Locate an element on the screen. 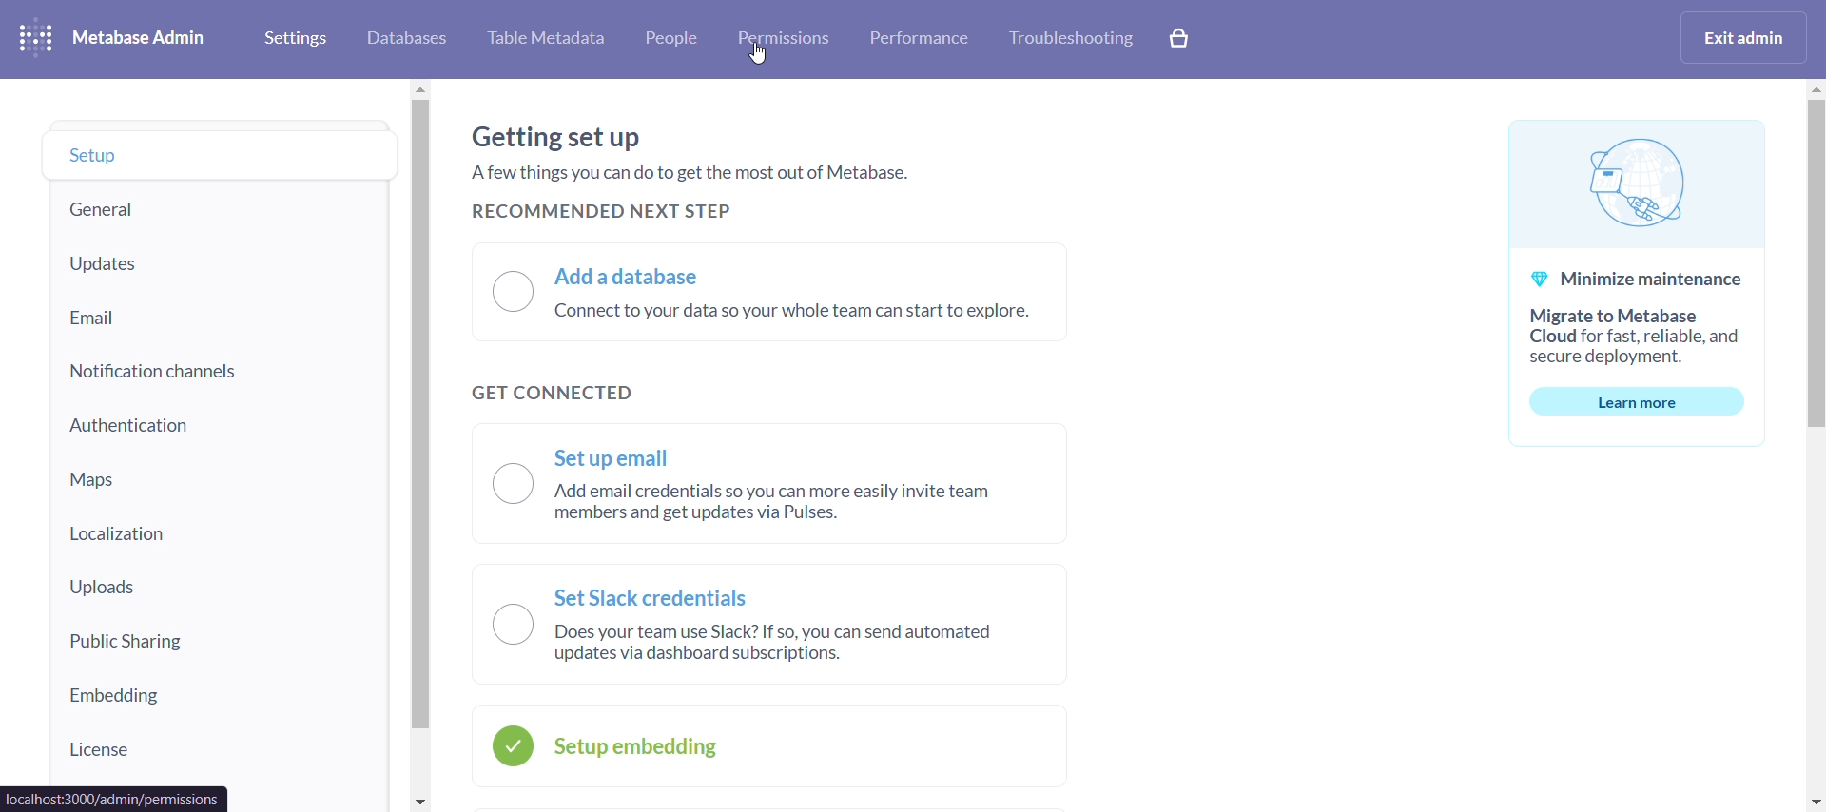  settings is located at coordinates (298, 38).